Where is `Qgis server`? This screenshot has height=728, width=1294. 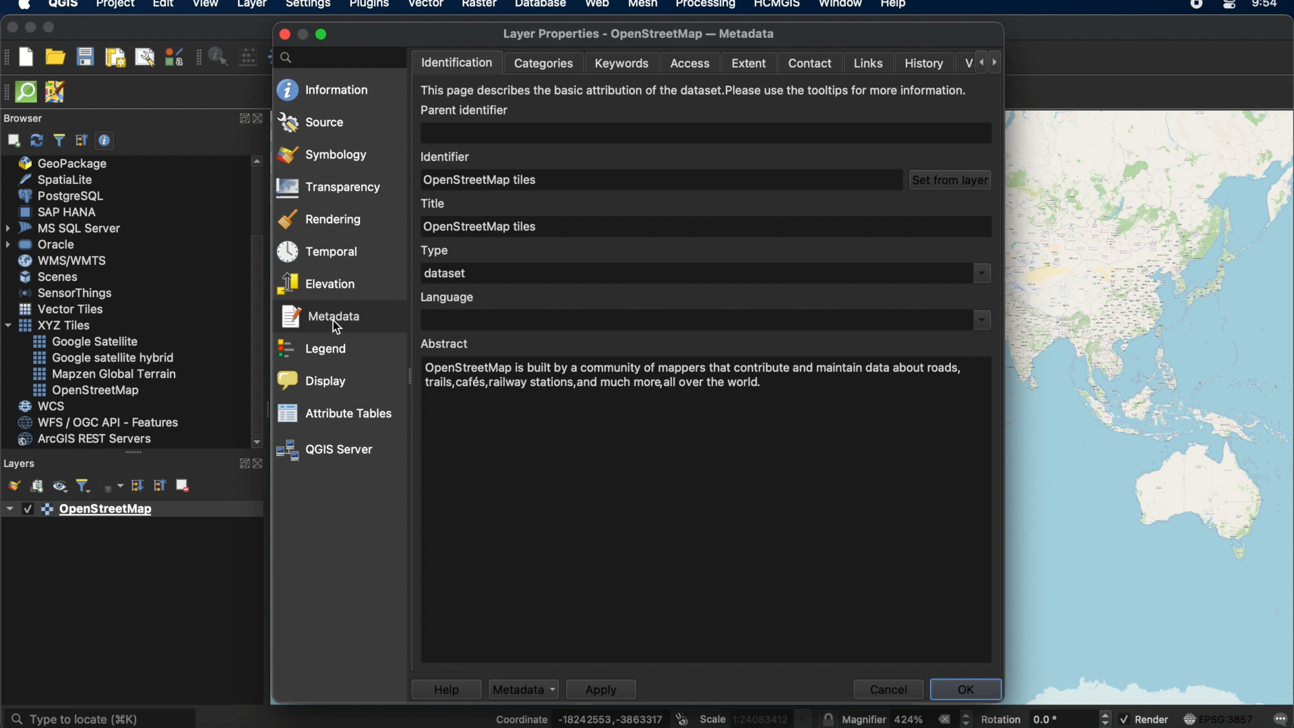
Qgis server is located at coordinates (326, 450).